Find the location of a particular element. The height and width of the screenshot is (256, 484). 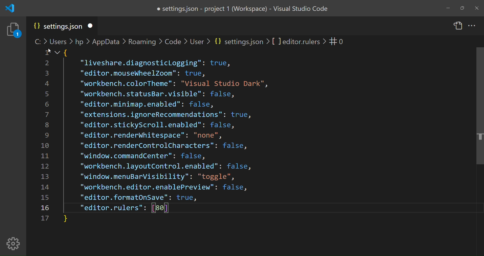

task value is located at coordinates (337, 41).